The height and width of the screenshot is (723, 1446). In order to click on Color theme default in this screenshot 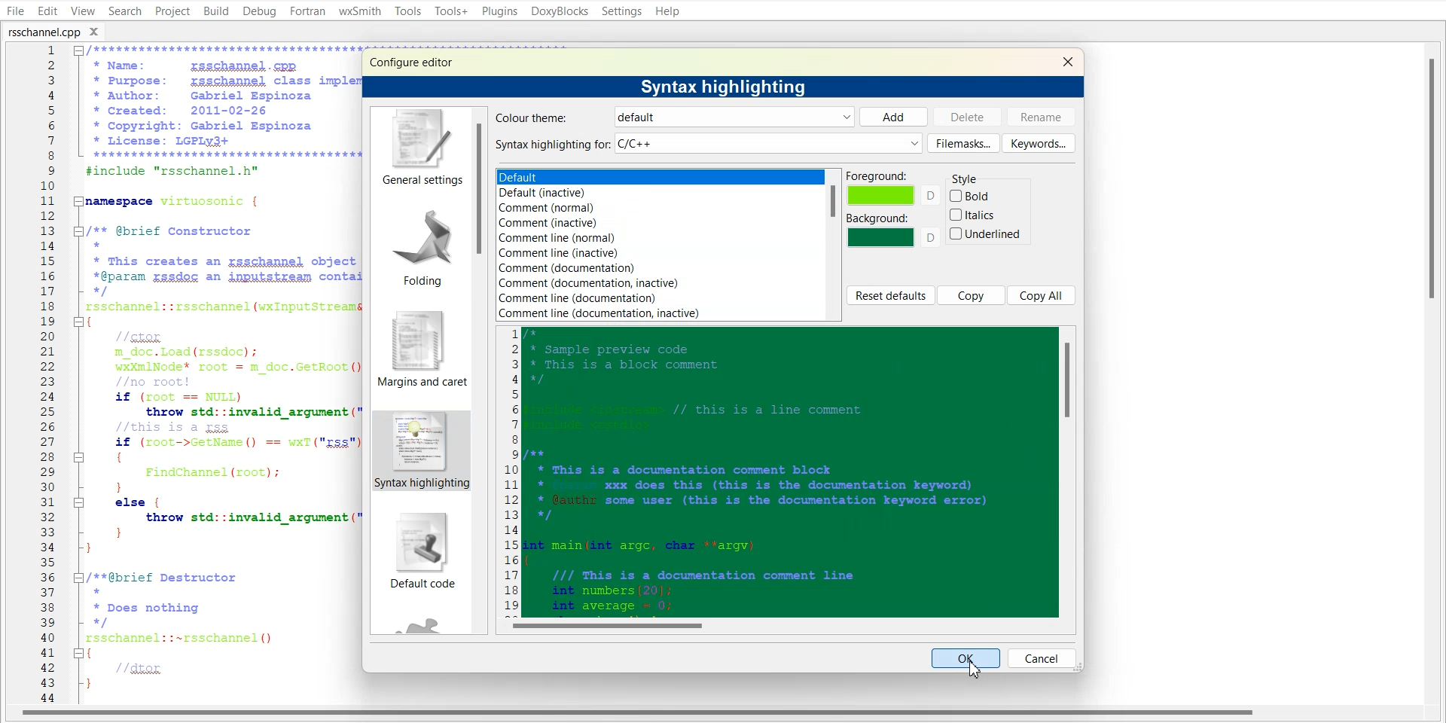, I will do `click(671, 117)`.